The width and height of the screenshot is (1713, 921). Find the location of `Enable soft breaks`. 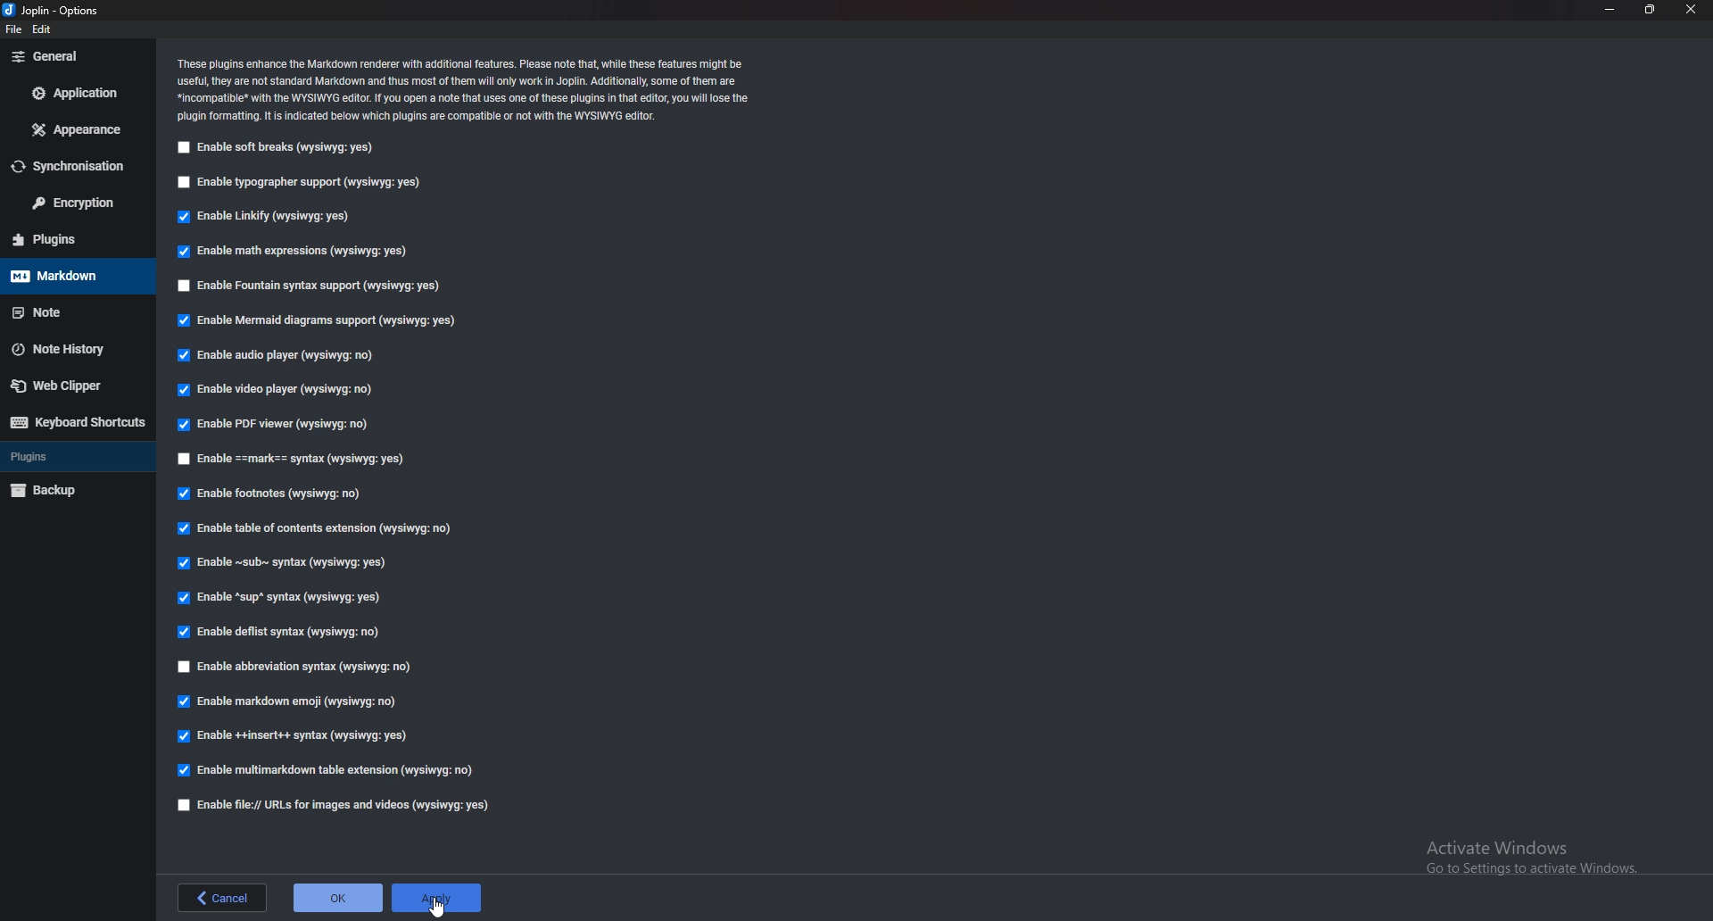

Enable soft breaks is located at coordinates (277, 150).